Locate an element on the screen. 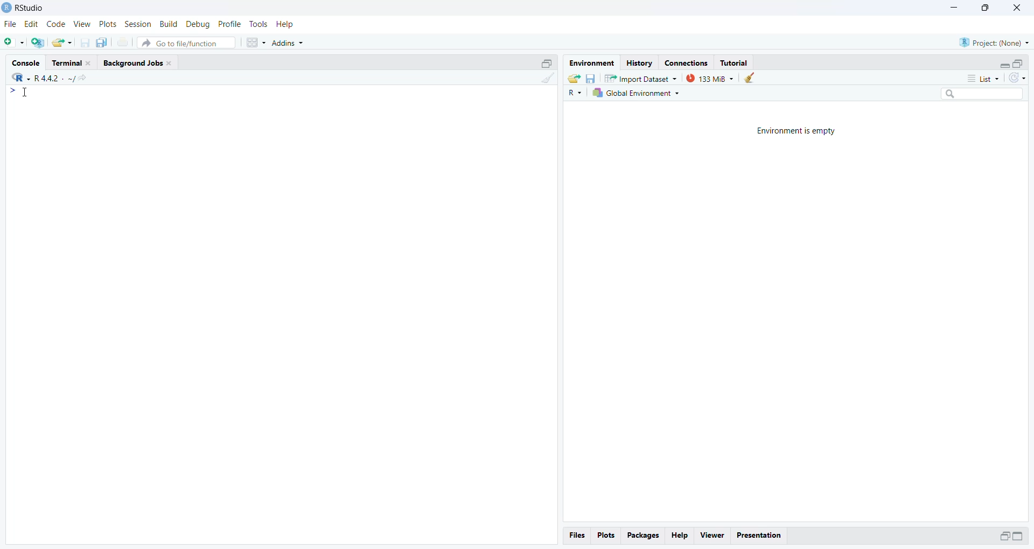  Maximize is located at coordinates (1003, 537).